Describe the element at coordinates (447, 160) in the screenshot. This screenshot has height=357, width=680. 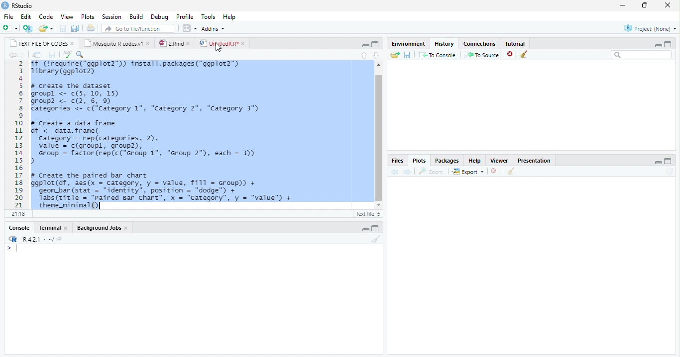
I see `packages` at that location.